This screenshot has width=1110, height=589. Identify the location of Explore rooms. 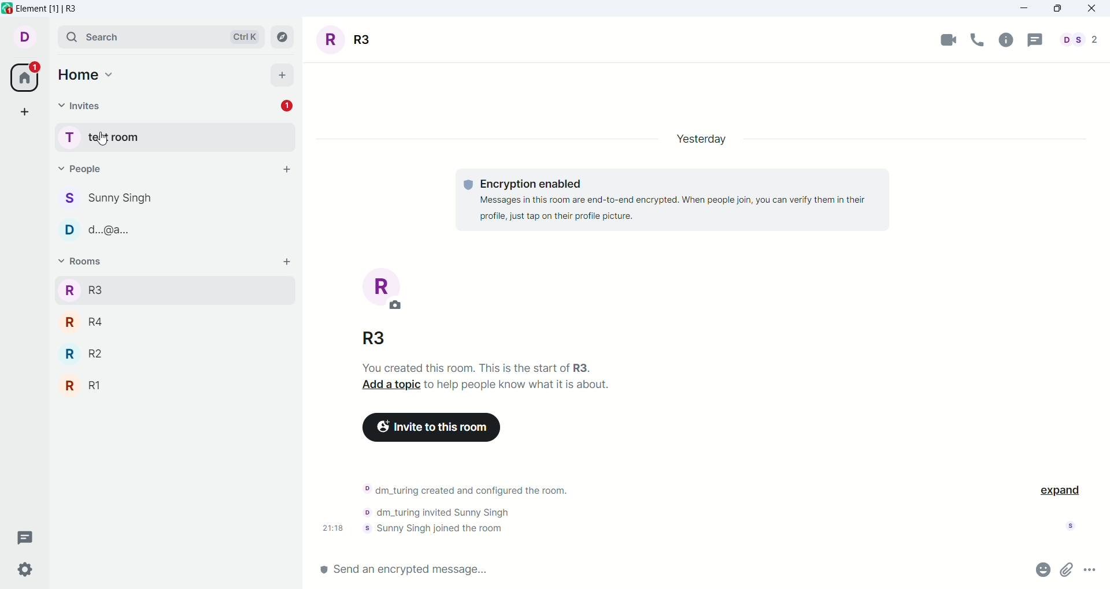
(283, 36).